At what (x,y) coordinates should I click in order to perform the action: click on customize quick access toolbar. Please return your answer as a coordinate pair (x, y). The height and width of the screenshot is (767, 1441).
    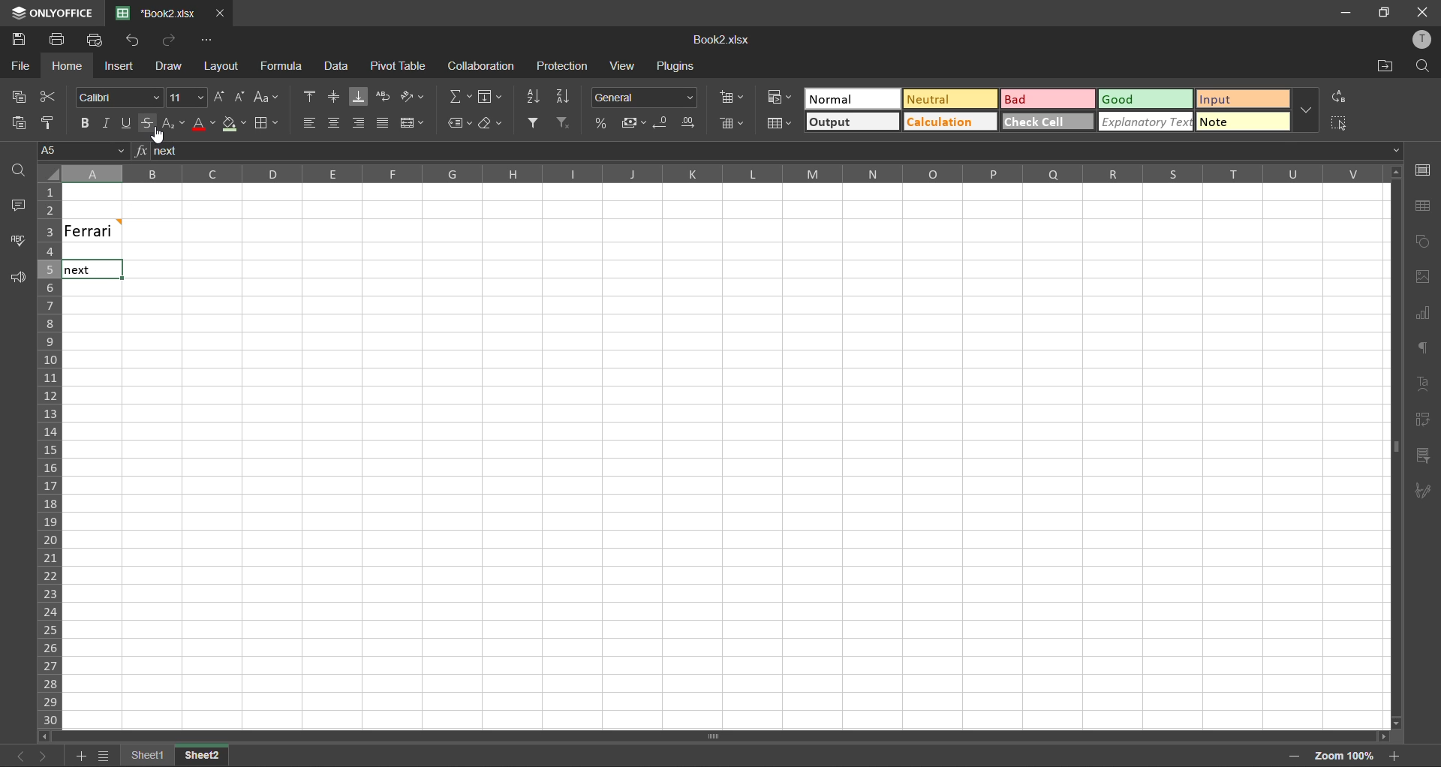
    Looking at the image, I should click on (212, 41).